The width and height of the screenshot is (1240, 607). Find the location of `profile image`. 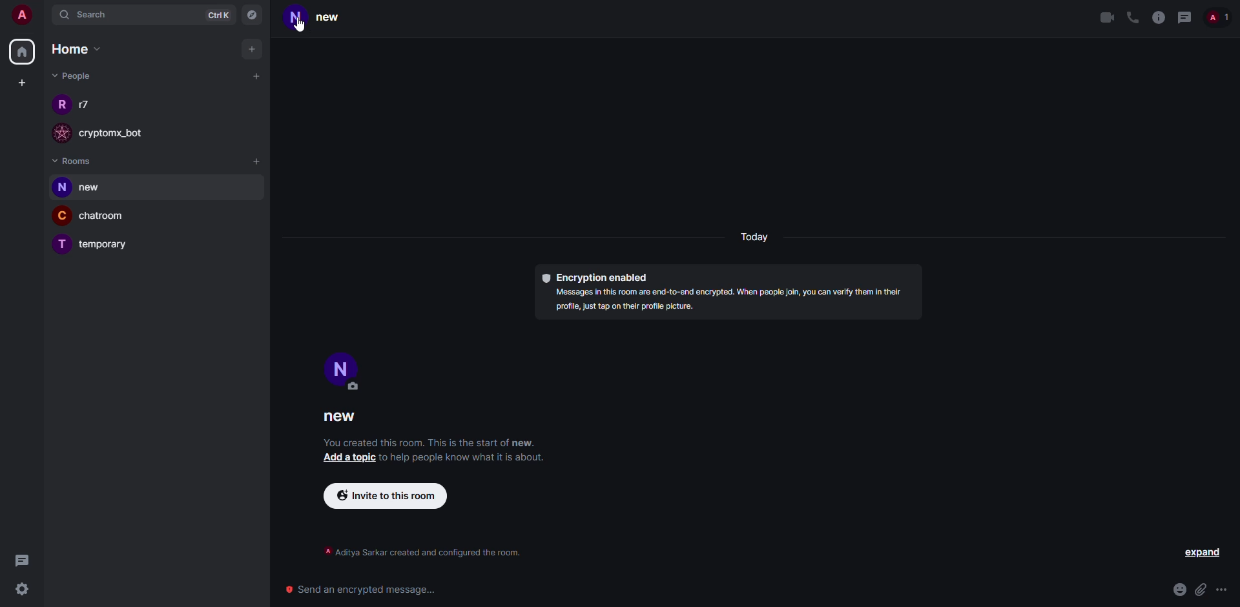

profile image is located at coordinates (59, 133).